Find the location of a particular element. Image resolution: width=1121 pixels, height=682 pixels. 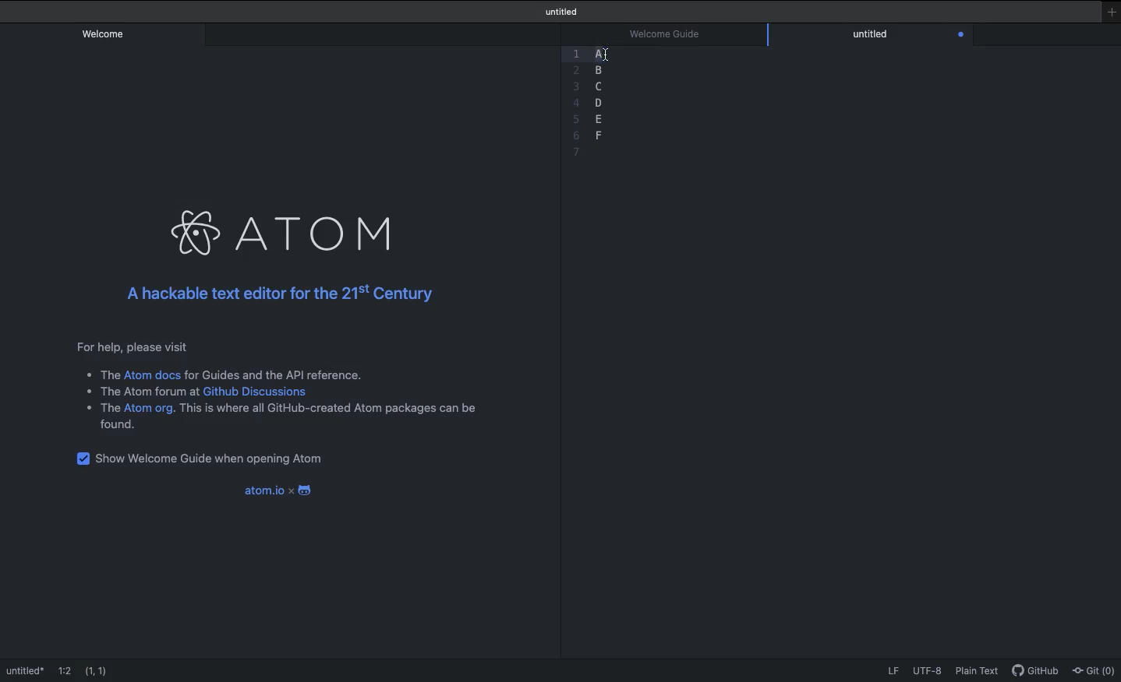

Atom.io x android  is located at coordinates (277, 487).